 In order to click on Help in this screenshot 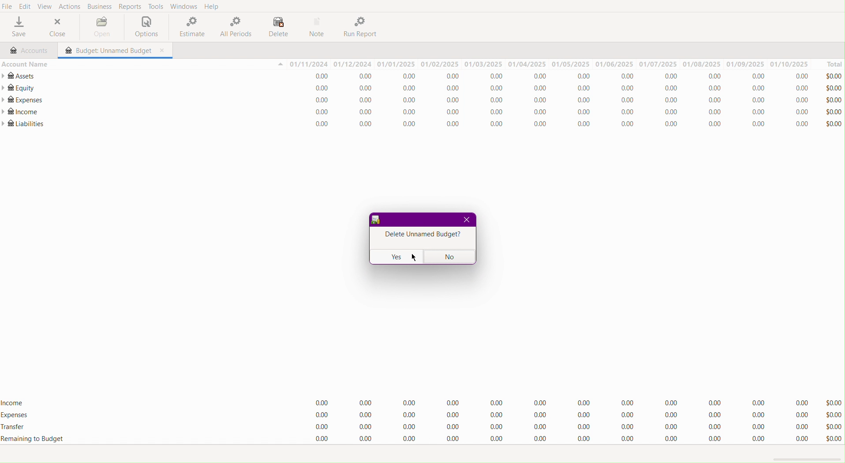, I will do `click(214, 6)`.